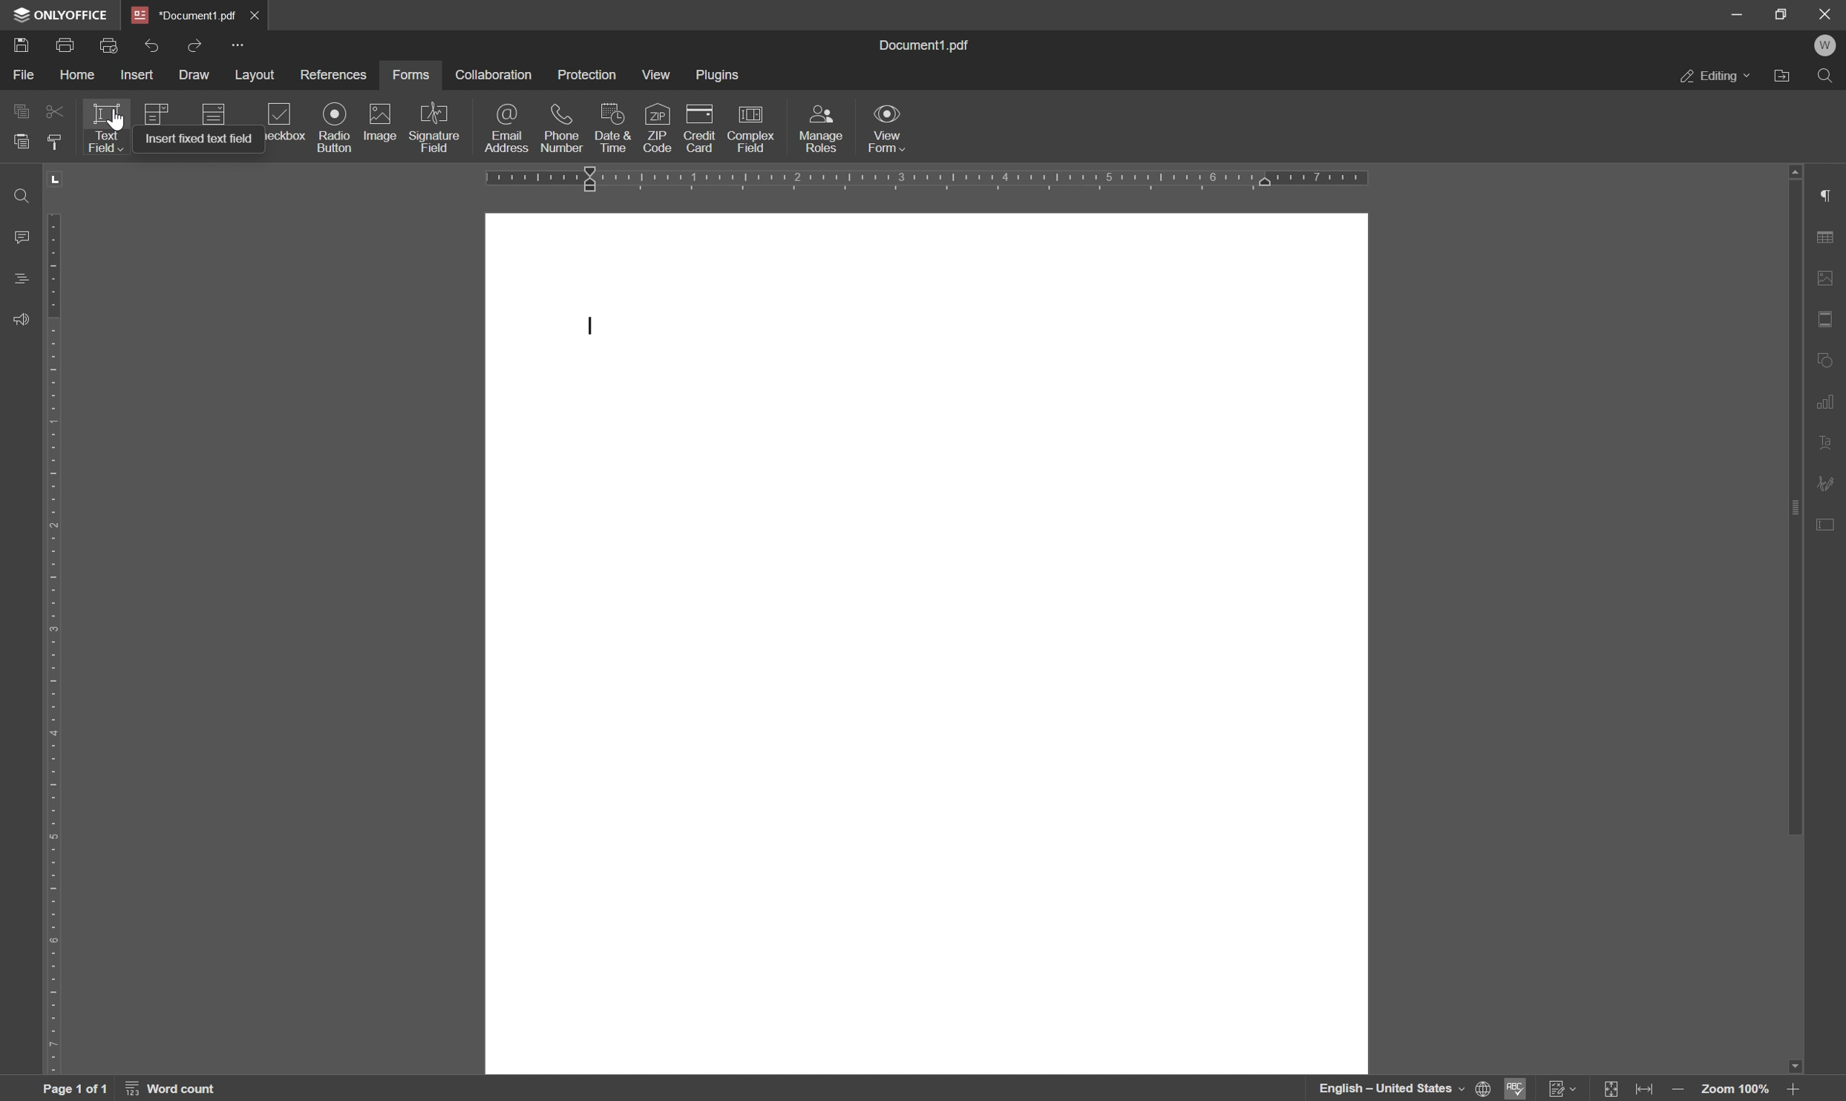  Describe the element at coordinates (1562, 1089) in the screenshot. I see `track changes` at that location.